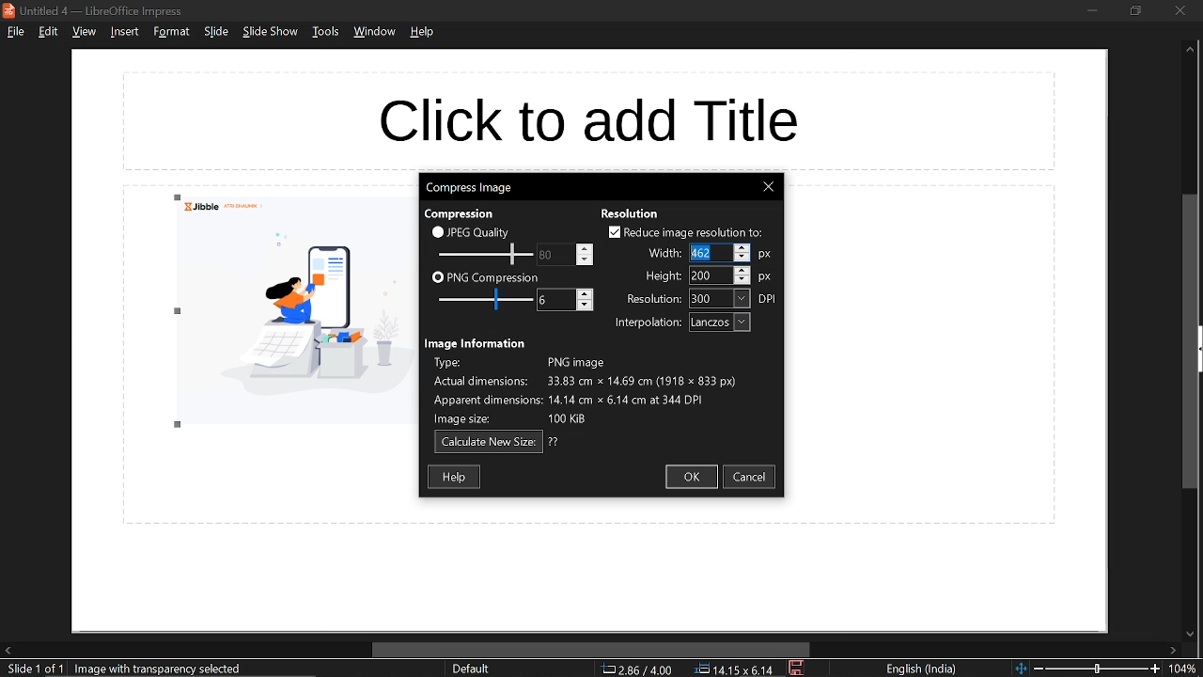  What do you see at coordinates (325, 31) in the screenshot?
I see `tools` at bounding box center [325, 31].